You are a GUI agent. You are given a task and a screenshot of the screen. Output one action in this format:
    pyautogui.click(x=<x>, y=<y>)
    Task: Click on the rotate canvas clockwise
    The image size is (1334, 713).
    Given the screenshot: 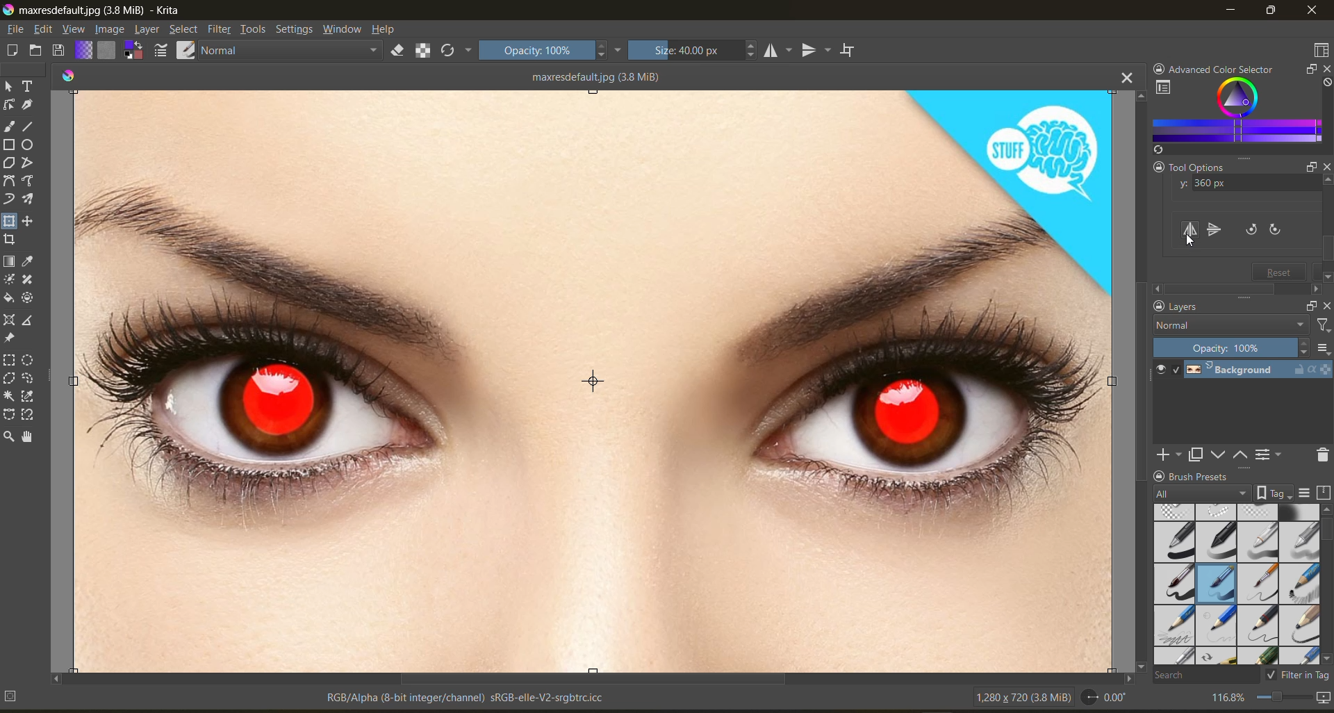 What is the action you would take?
    pyautogui.click(x=1281, y=231)
    